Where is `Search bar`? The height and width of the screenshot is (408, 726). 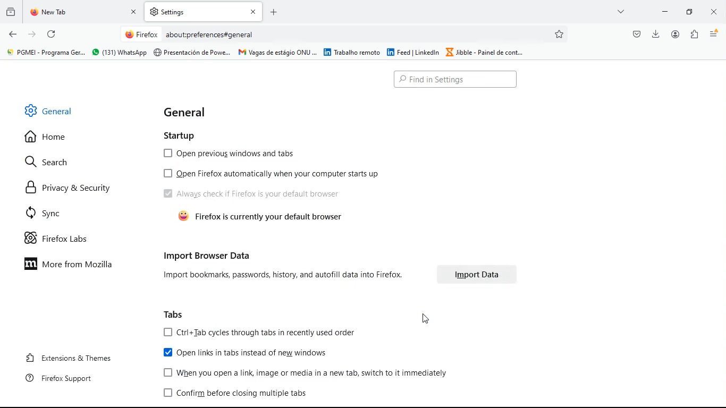 Search bar is located at coordinates (345, 35).